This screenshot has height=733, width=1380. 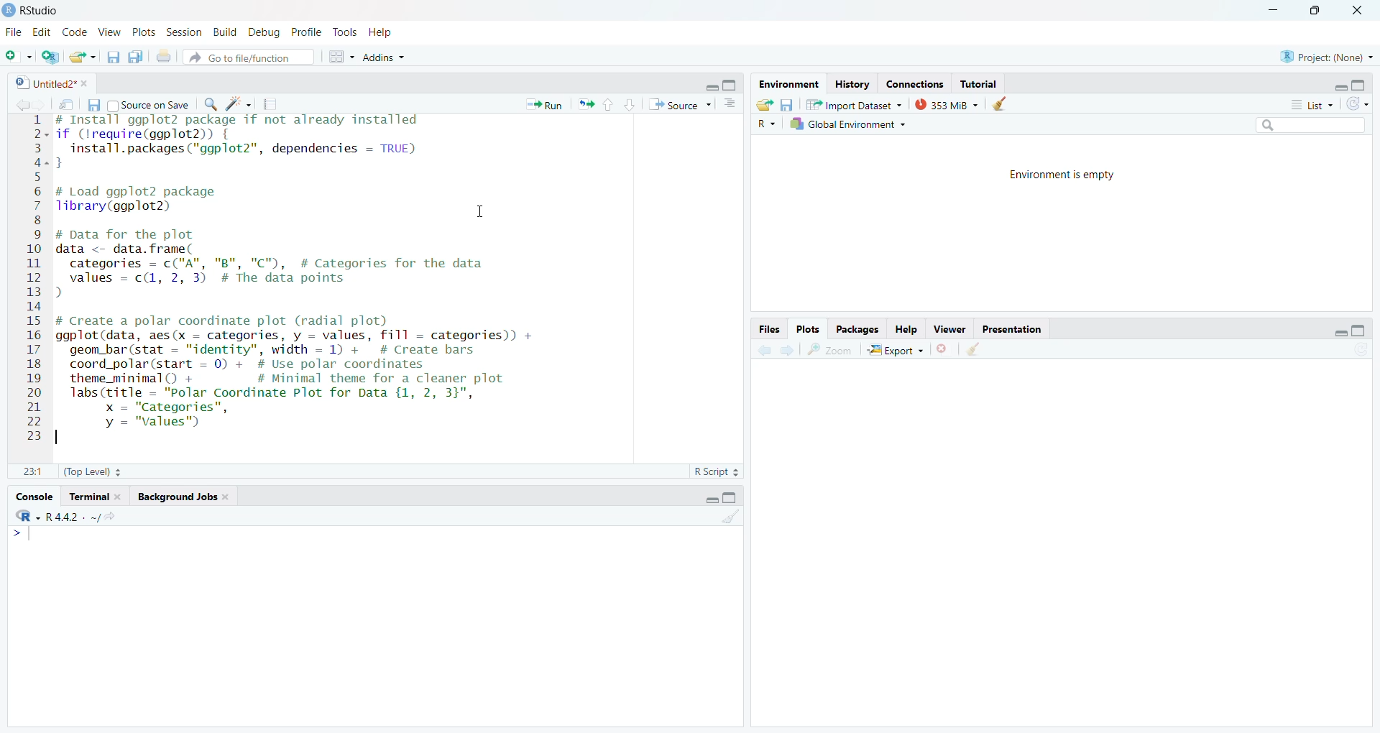 I want to click on hide console, so click(x=1360, y=84).